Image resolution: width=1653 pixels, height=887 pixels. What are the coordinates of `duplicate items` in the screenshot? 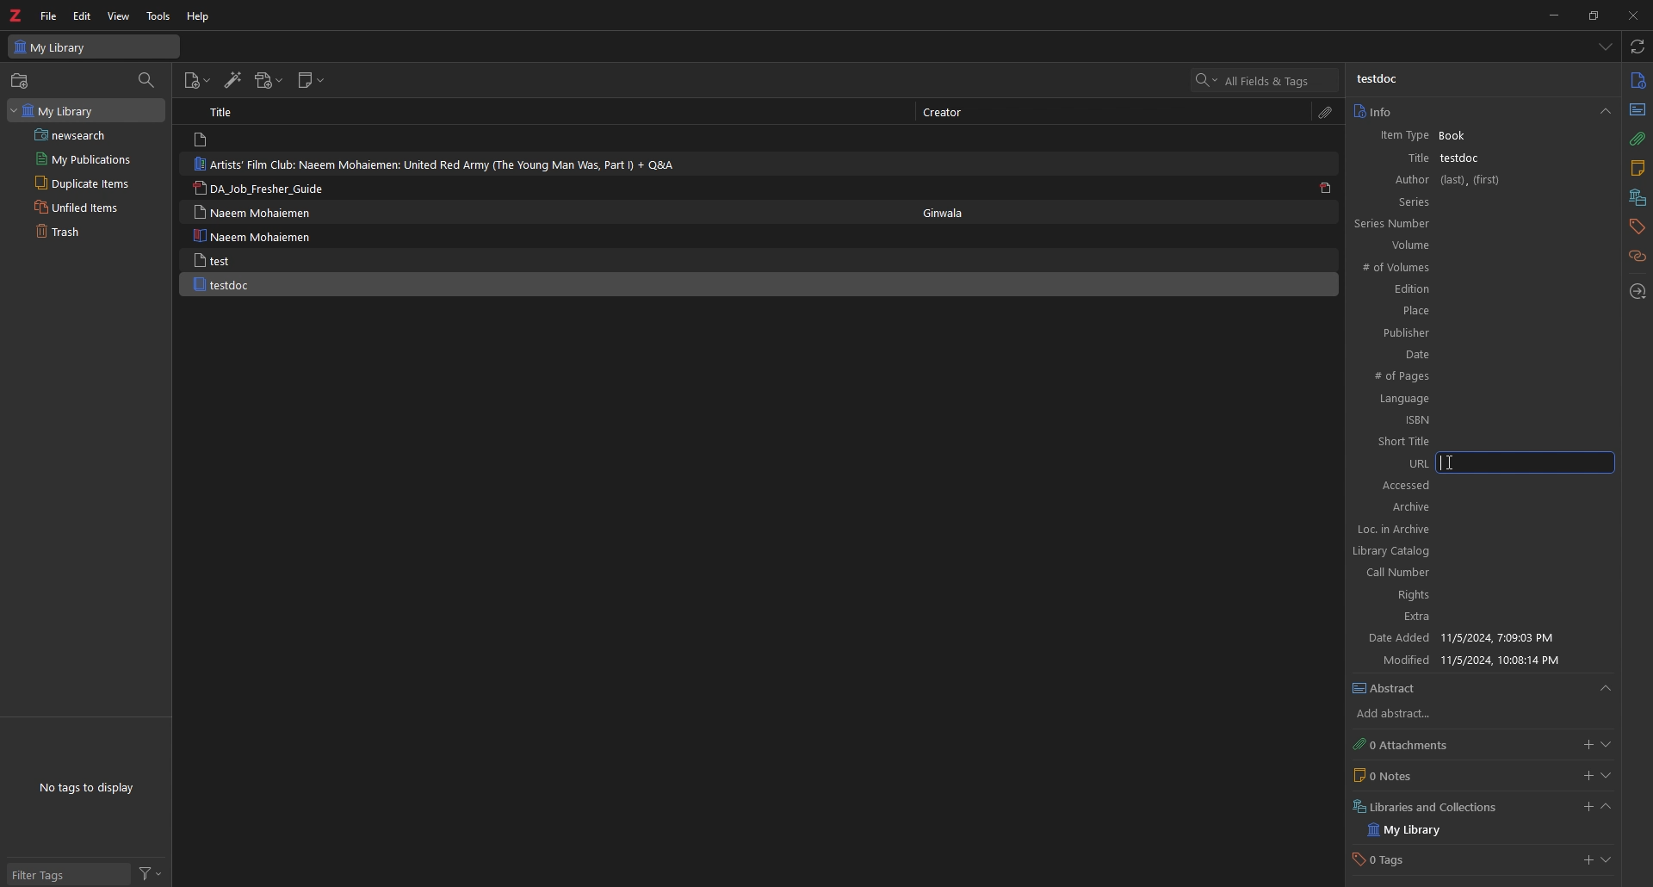 It's located at (83, 183).